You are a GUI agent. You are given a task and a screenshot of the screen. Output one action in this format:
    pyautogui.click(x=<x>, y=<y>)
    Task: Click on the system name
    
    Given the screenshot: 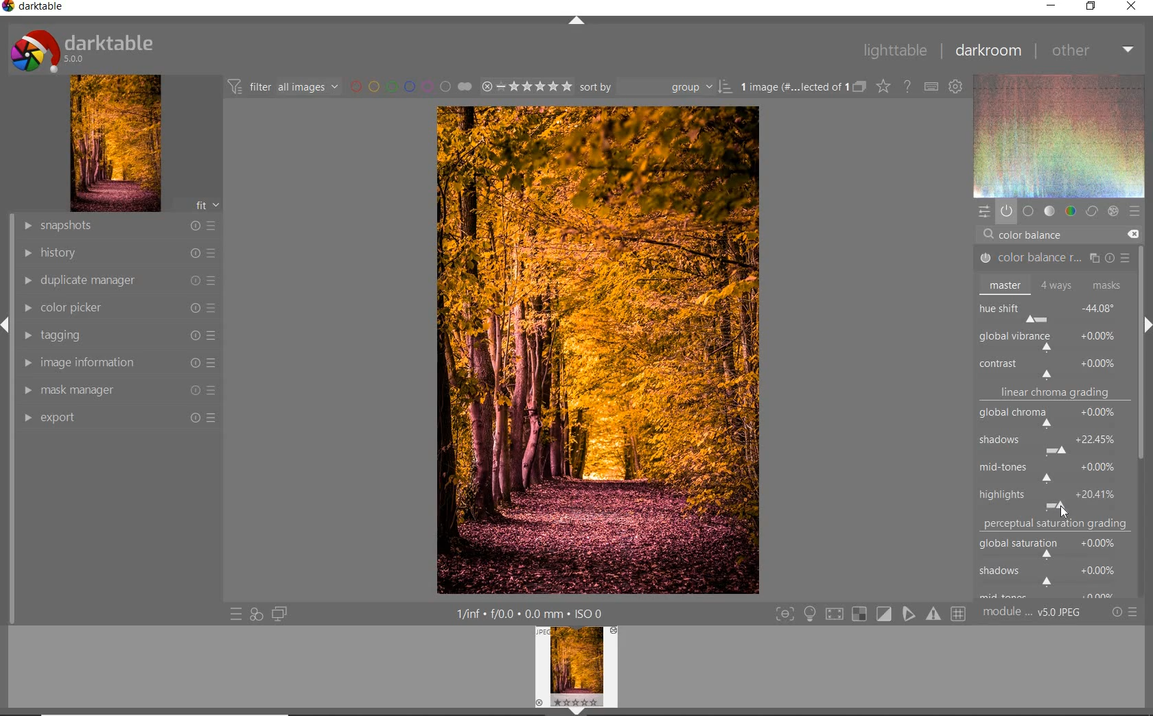 What is the action you would take?
    pyautogui.click(x=33, y=7)
    